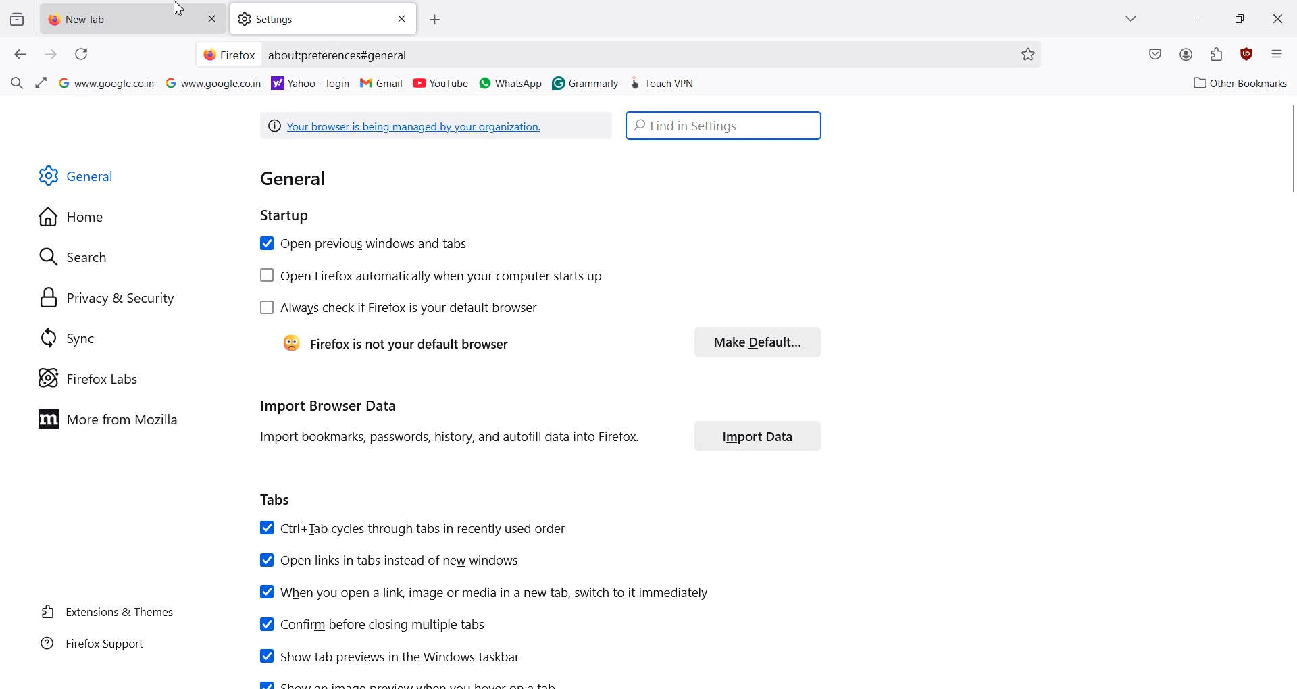  I want to click on Gmail Bookmark, so click(383, 83).